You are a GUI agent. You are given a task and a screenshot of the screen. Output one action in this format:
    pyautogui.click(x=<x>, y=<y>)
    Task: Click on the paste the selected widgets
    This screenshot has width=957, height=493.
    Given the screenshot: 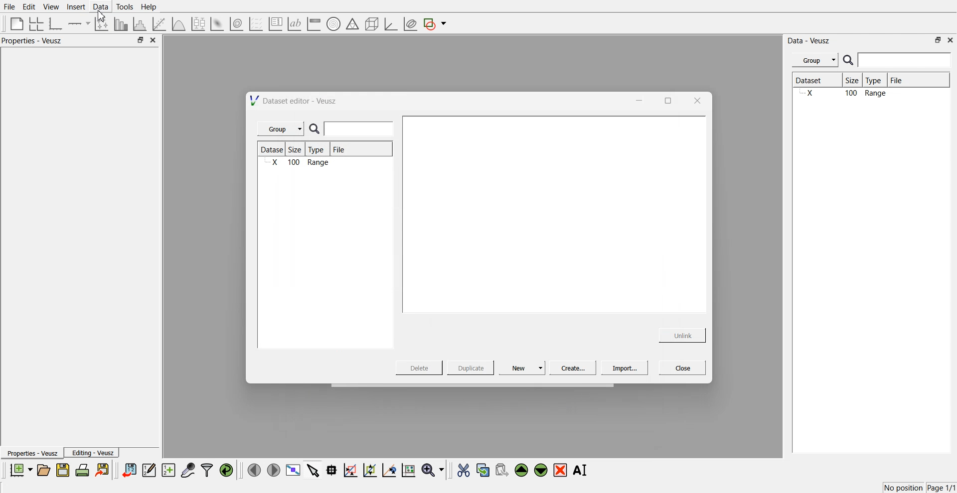 What is the action you would take?
    pyautogui.click(x=501, y=470)
    